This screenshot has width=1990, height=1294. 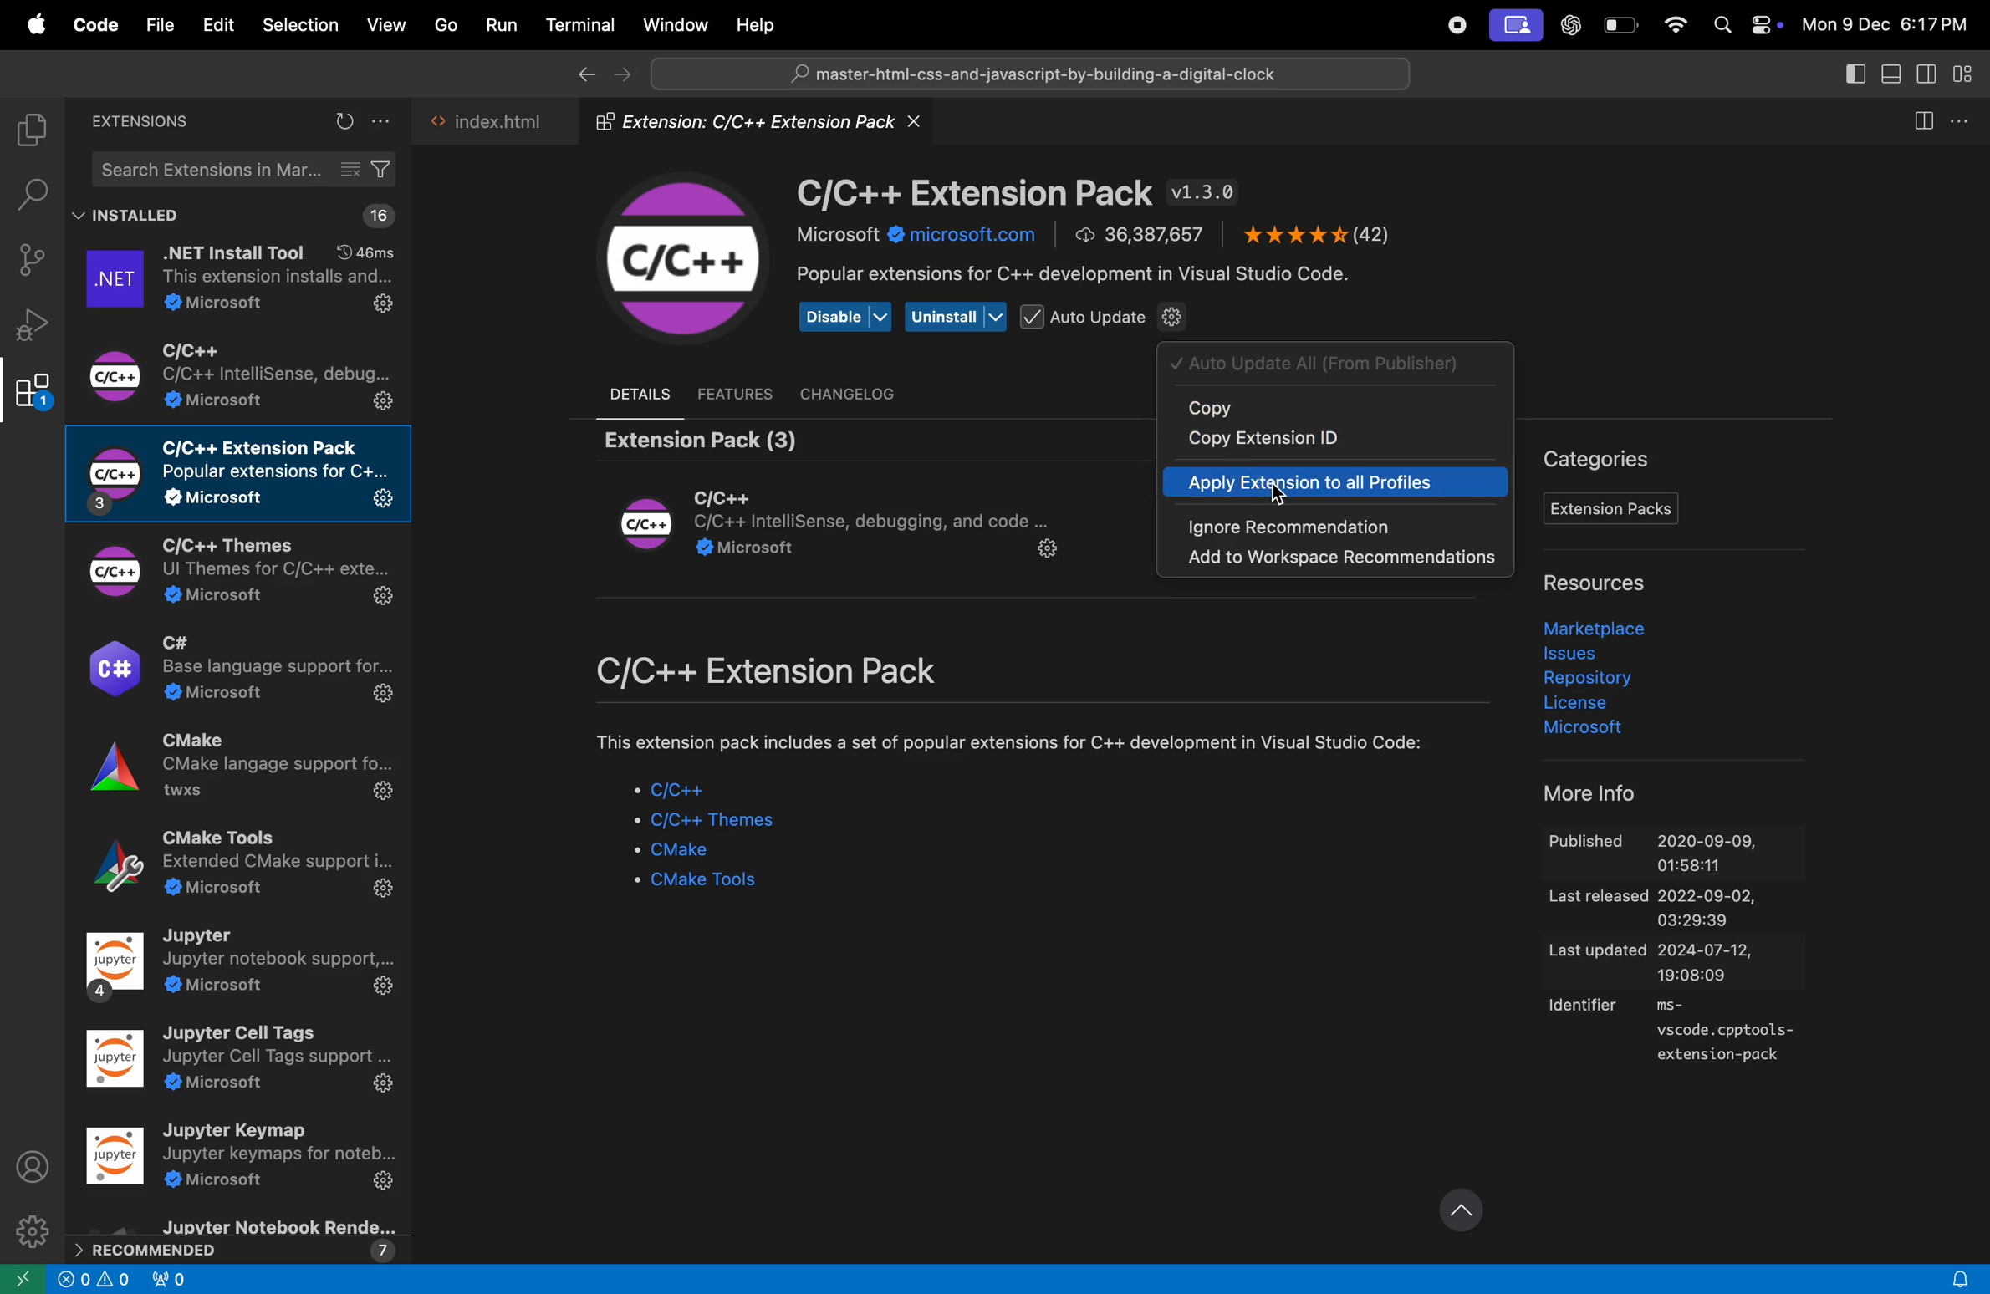 What do you see at coordinates (237, 281) in the screenshot?
I see `.net extensions` at bounding box center [237, 281].